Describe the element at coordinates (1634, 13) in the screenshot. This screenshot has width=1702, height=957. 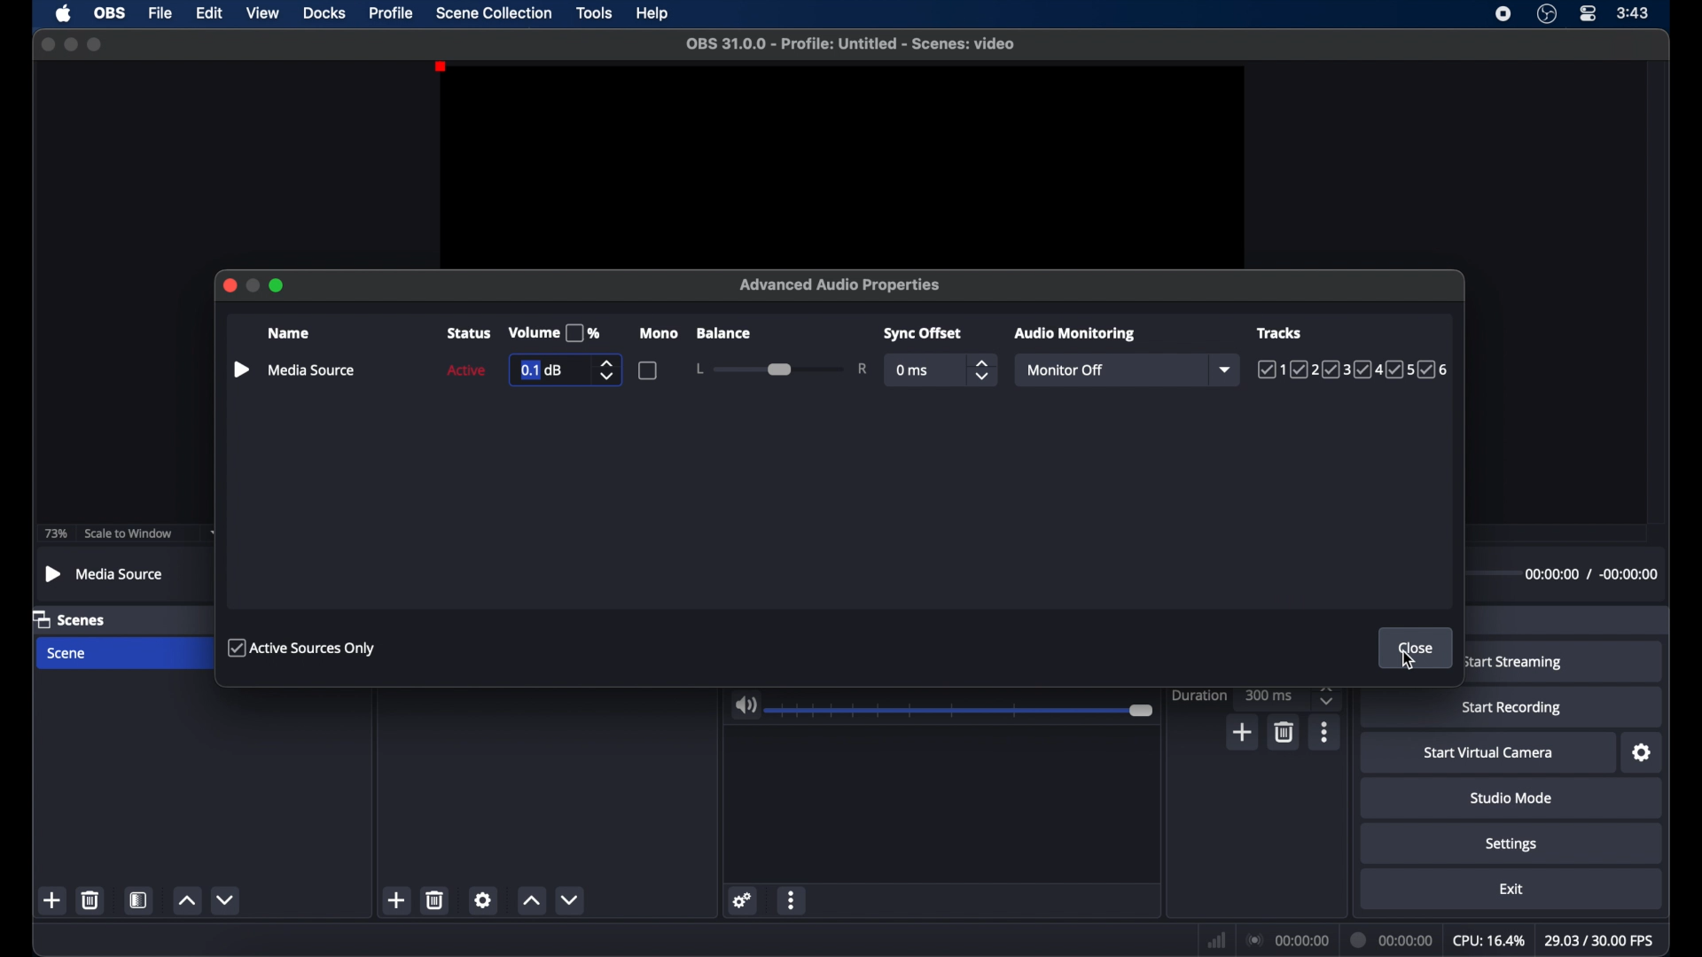
I see `3:43` at that location.